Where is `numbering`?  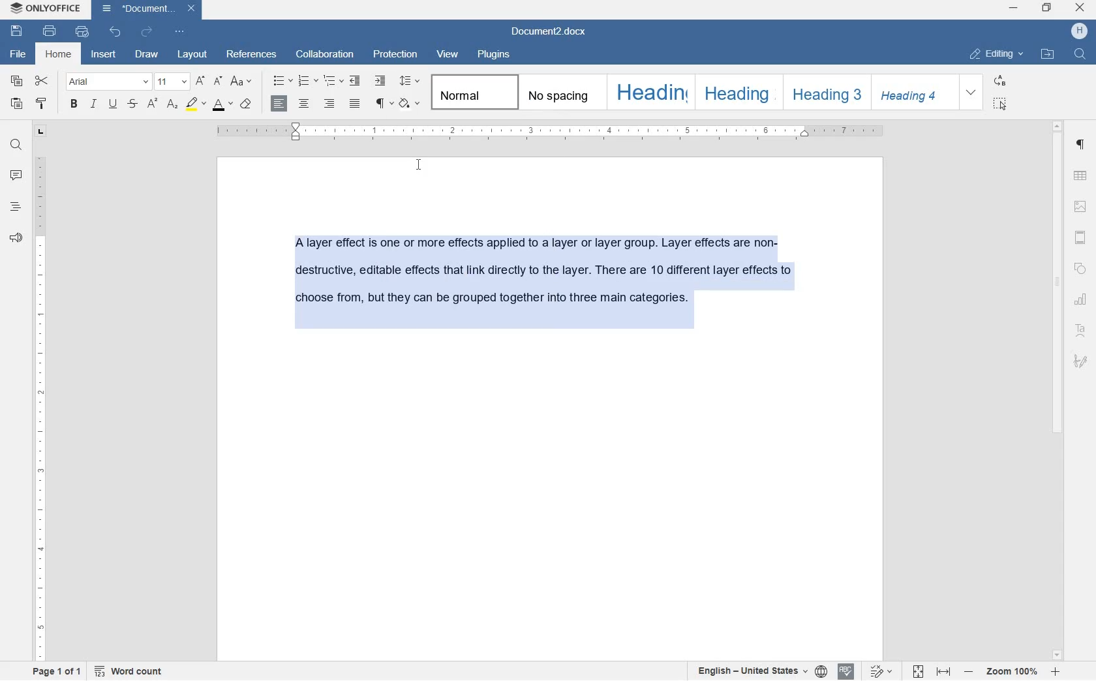
numbering is located at coordinates (306, 81).